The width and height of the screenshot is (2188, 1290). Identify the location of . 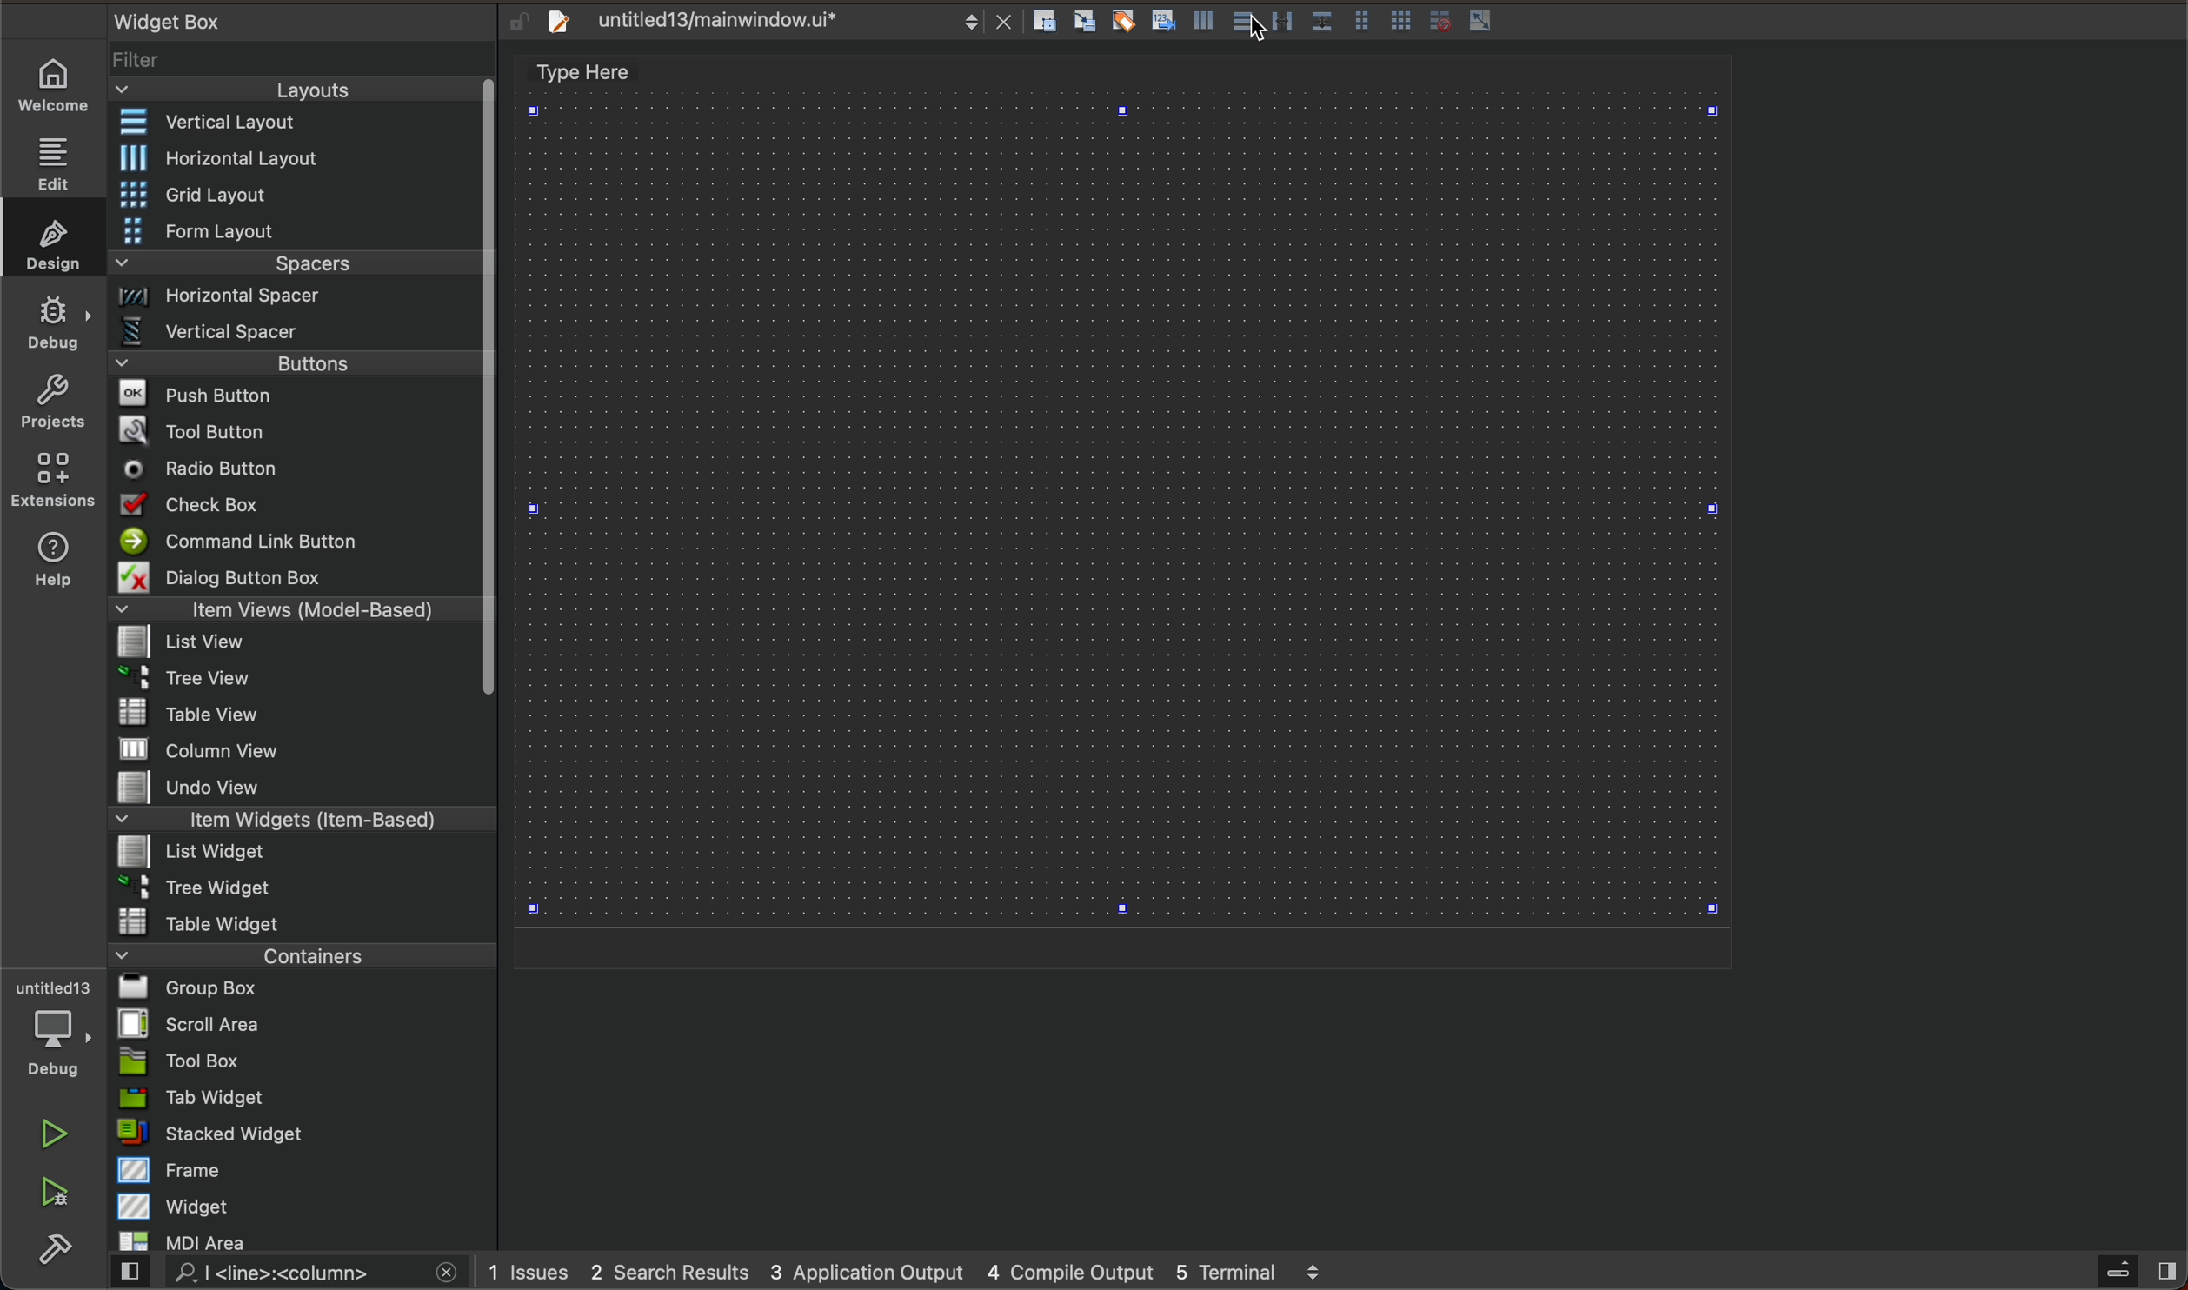
(1440, 22).